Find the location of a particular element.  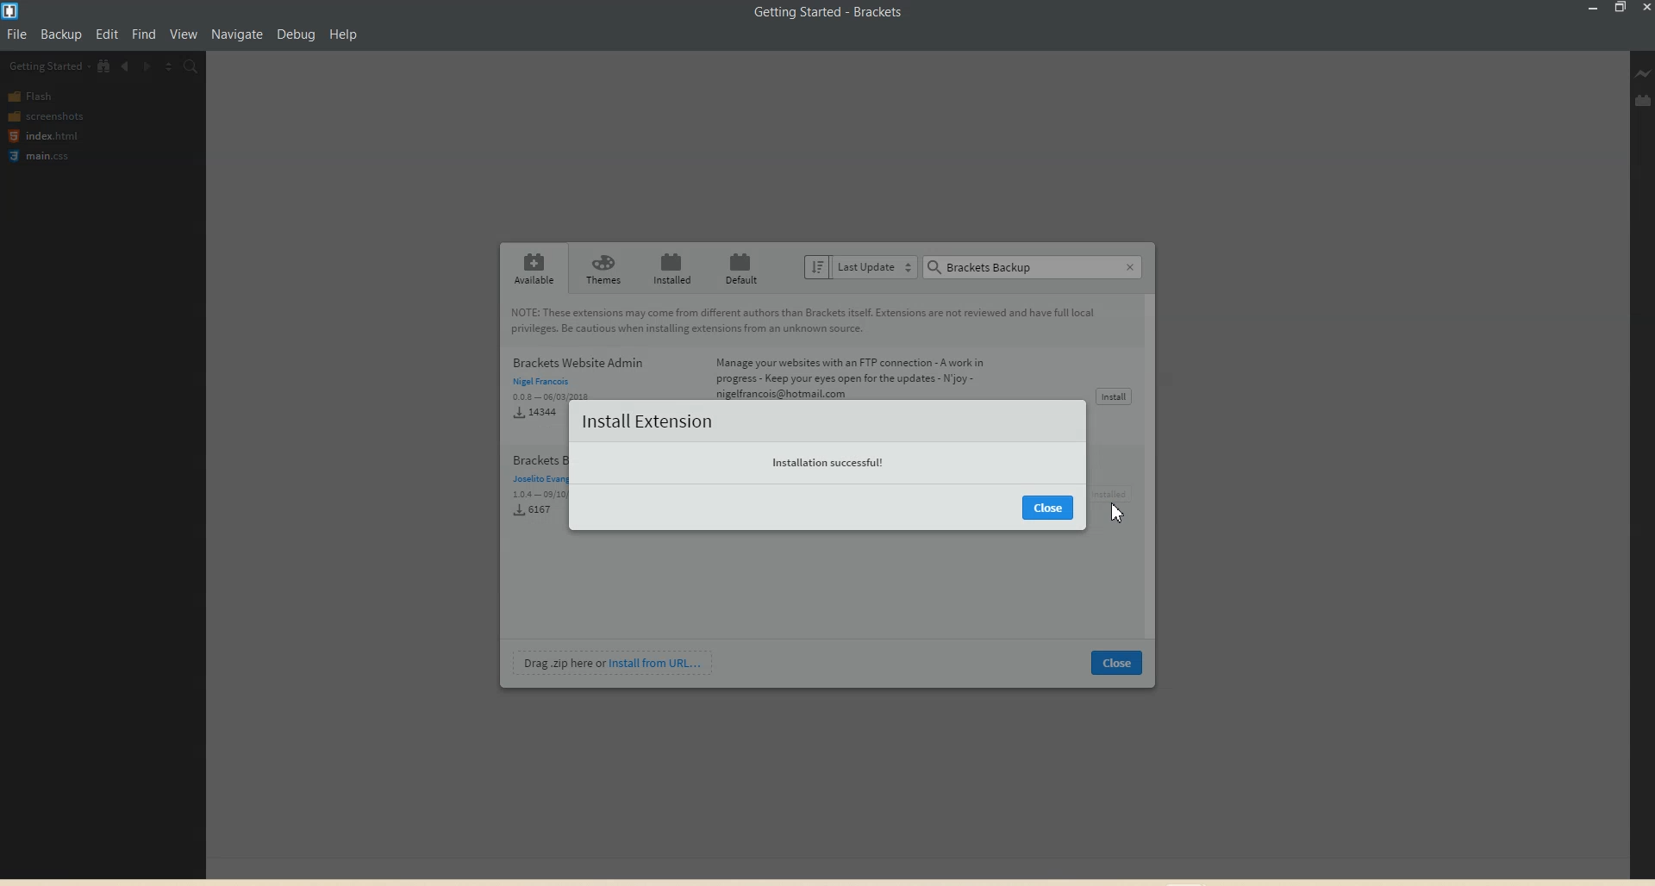

These extensions may come from different authors than Brackets itself. Extensions are not reviewed and have full local privileges. Be cautious when installing extensions from an unknown source. is located at coordinates (810, 321).